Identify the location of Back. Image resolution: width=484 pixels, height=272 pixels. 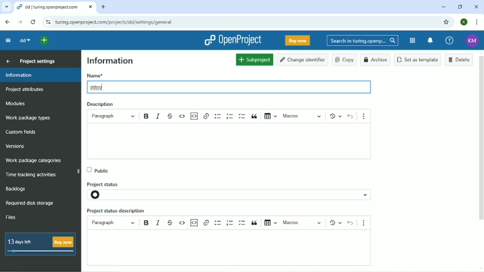
(7, 61).